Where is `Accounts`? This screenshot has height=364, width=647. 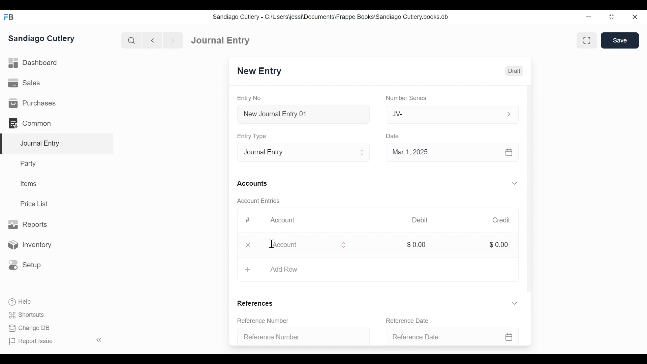 Accounts is located at coordinates (252, 183).